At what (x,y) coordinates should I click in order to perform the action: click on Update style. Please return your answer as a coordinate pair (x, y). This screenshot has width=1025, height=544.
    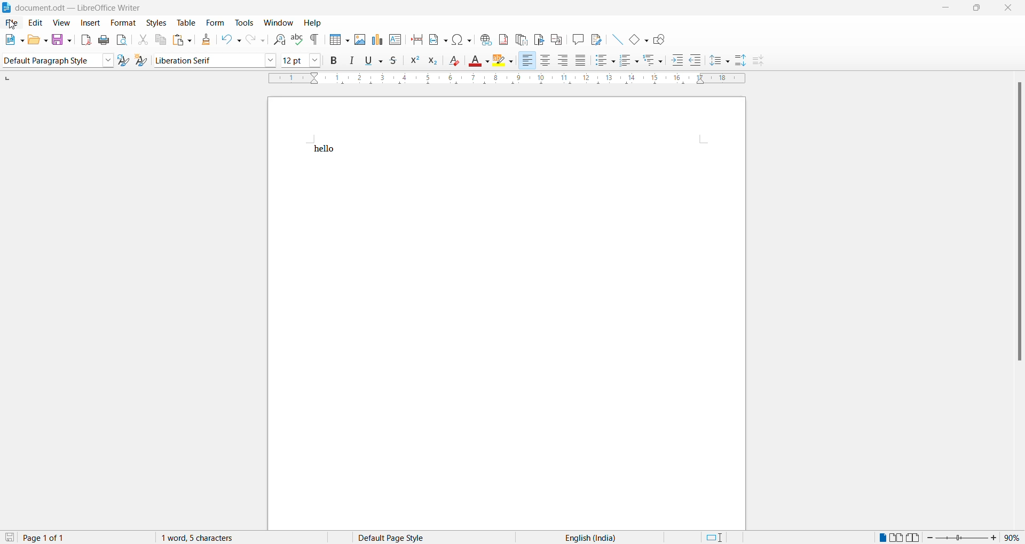
    Looking at the image, I should click on (124, 60).